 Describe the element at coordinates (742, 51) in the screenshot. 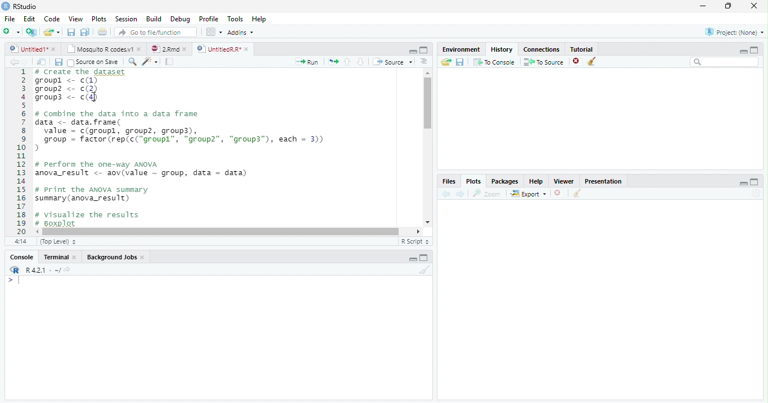

I see `Minimize` at that location.